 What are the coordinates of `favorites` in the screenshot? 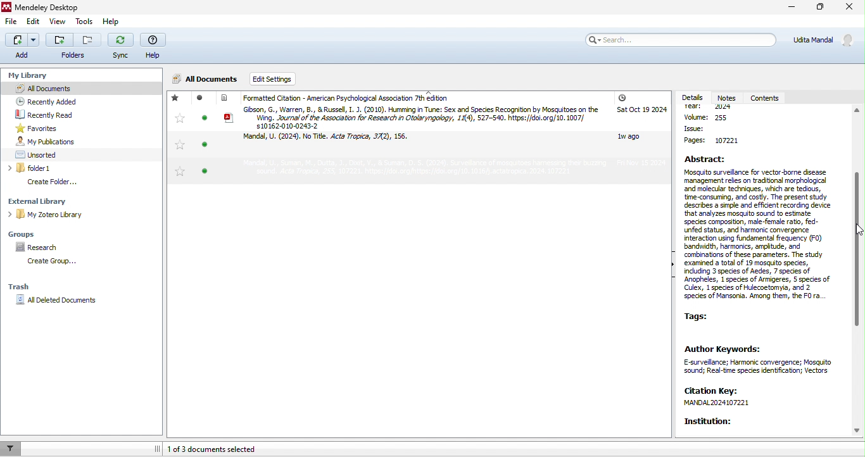 It's located at (37, 128).